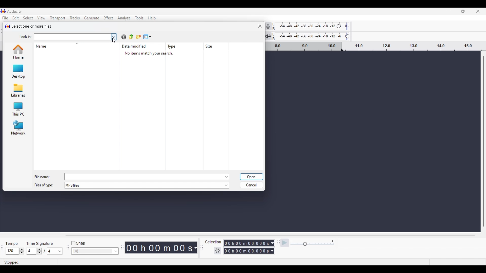 This screenshot has height=273, width=486. What do you see at coordinates (42, 18) in the screenshot?
I see `View menu` at bounding box center [42, 18].